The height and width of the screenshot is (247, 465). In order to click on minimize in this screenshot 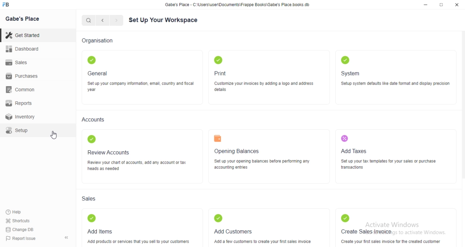, I will do `click(425, 5)`.